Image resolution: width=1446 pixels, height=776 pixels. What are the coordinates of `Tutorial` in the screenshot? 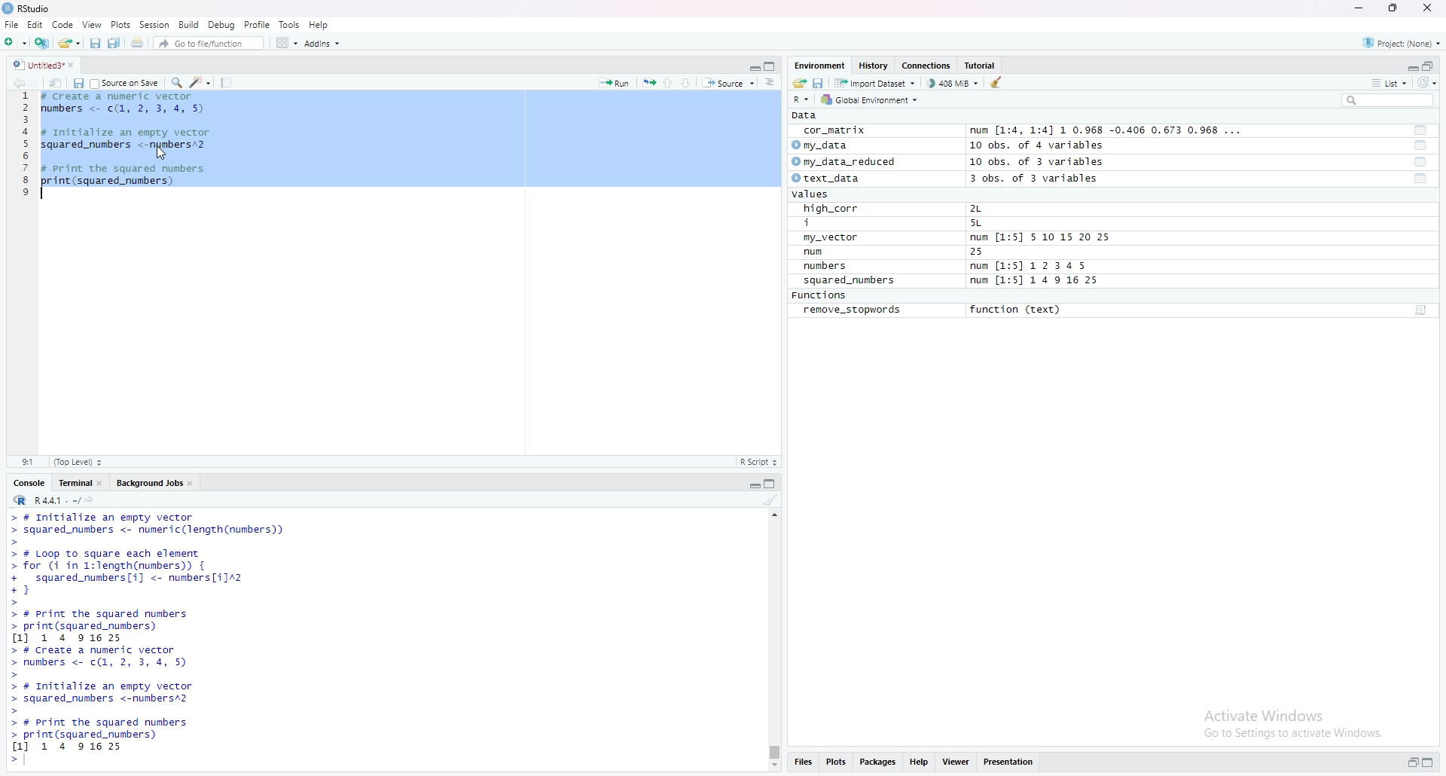 It's located at (983, 66).